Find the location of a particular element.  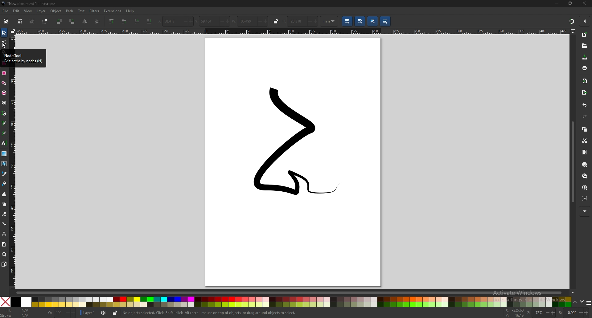

toggle selection box is located at coordinates (45, 21).